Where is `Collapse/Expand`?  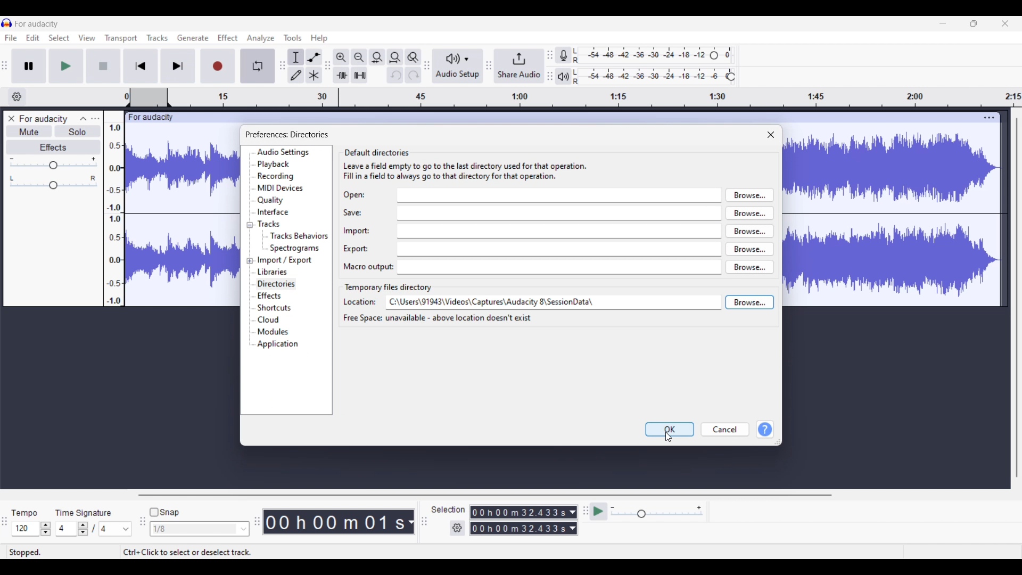
Collapse/Expand is located at coordinates (251, 243).